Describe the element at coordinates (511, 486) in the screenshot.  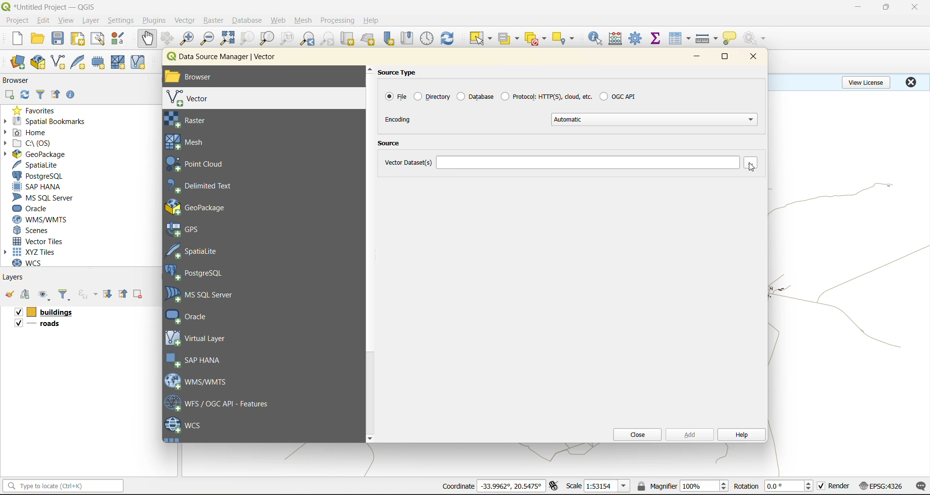
I see `coordinates` at that location.